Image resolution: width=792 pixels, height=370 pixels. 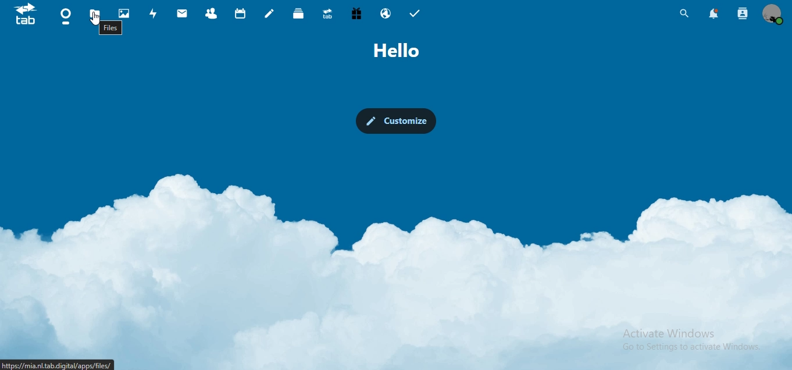 What do you see at coordinates (126, 14) in the screenshot?
I see `photos` at bounding box center [126, 14].